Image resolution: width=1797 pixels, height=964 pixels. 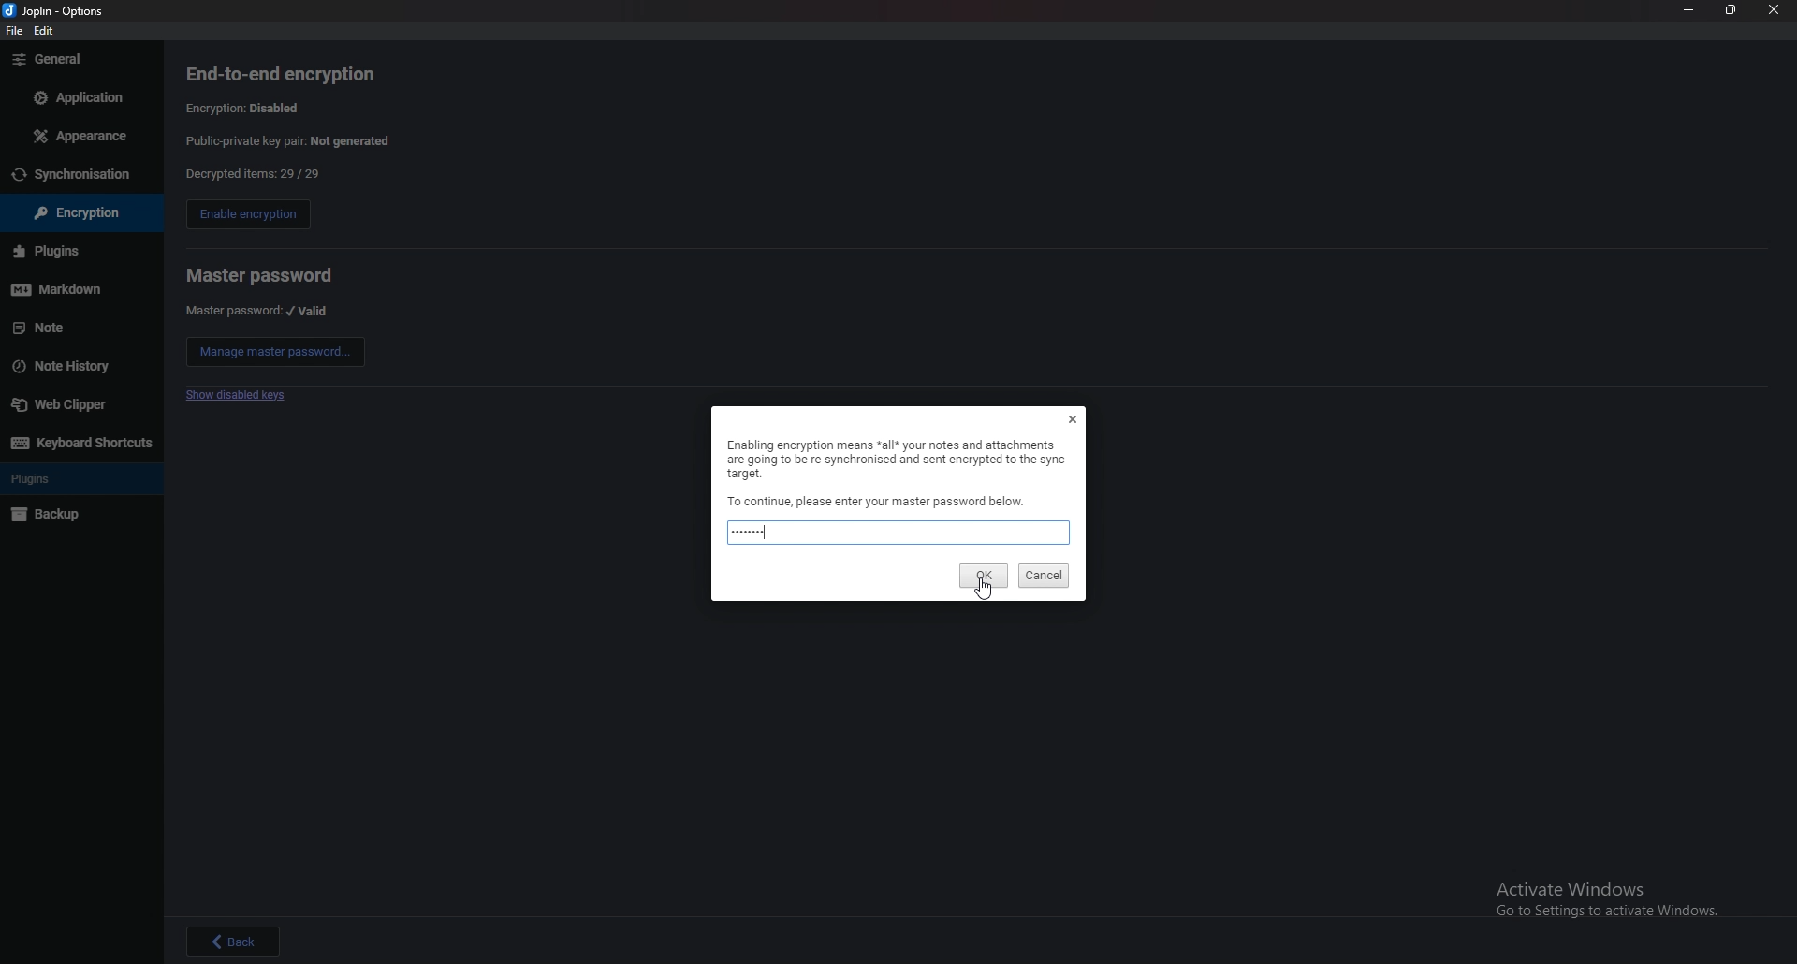 I want to click on , so click(x=84, y=445).